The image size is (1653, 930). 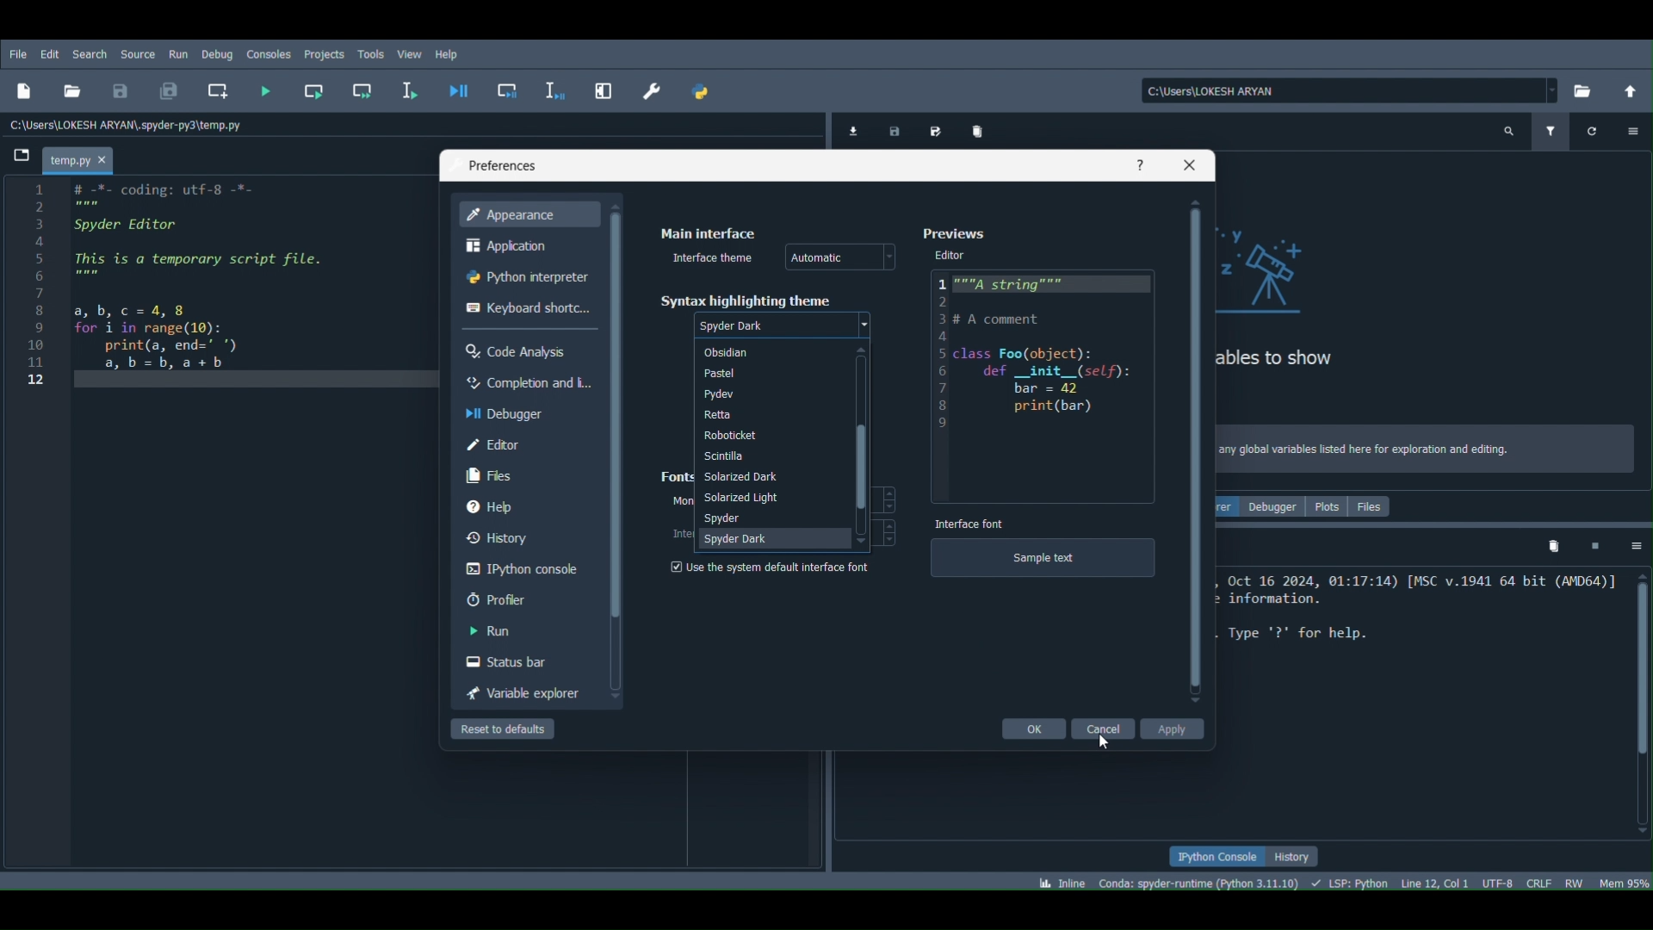 What do you see at coordinates (615, 449) in the screenshot?
I see `Scrollbar` at bounding box center [615, 449].